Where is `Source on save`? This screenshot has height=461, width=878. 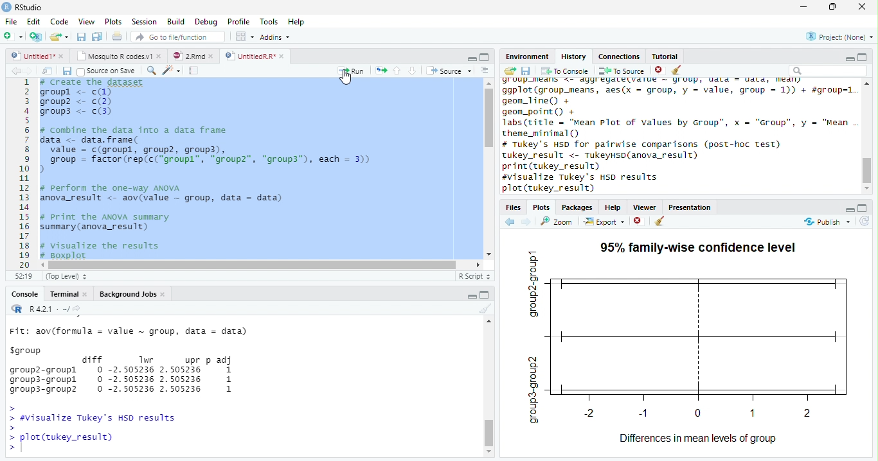
Source on save is located at coordinates (109, 71).